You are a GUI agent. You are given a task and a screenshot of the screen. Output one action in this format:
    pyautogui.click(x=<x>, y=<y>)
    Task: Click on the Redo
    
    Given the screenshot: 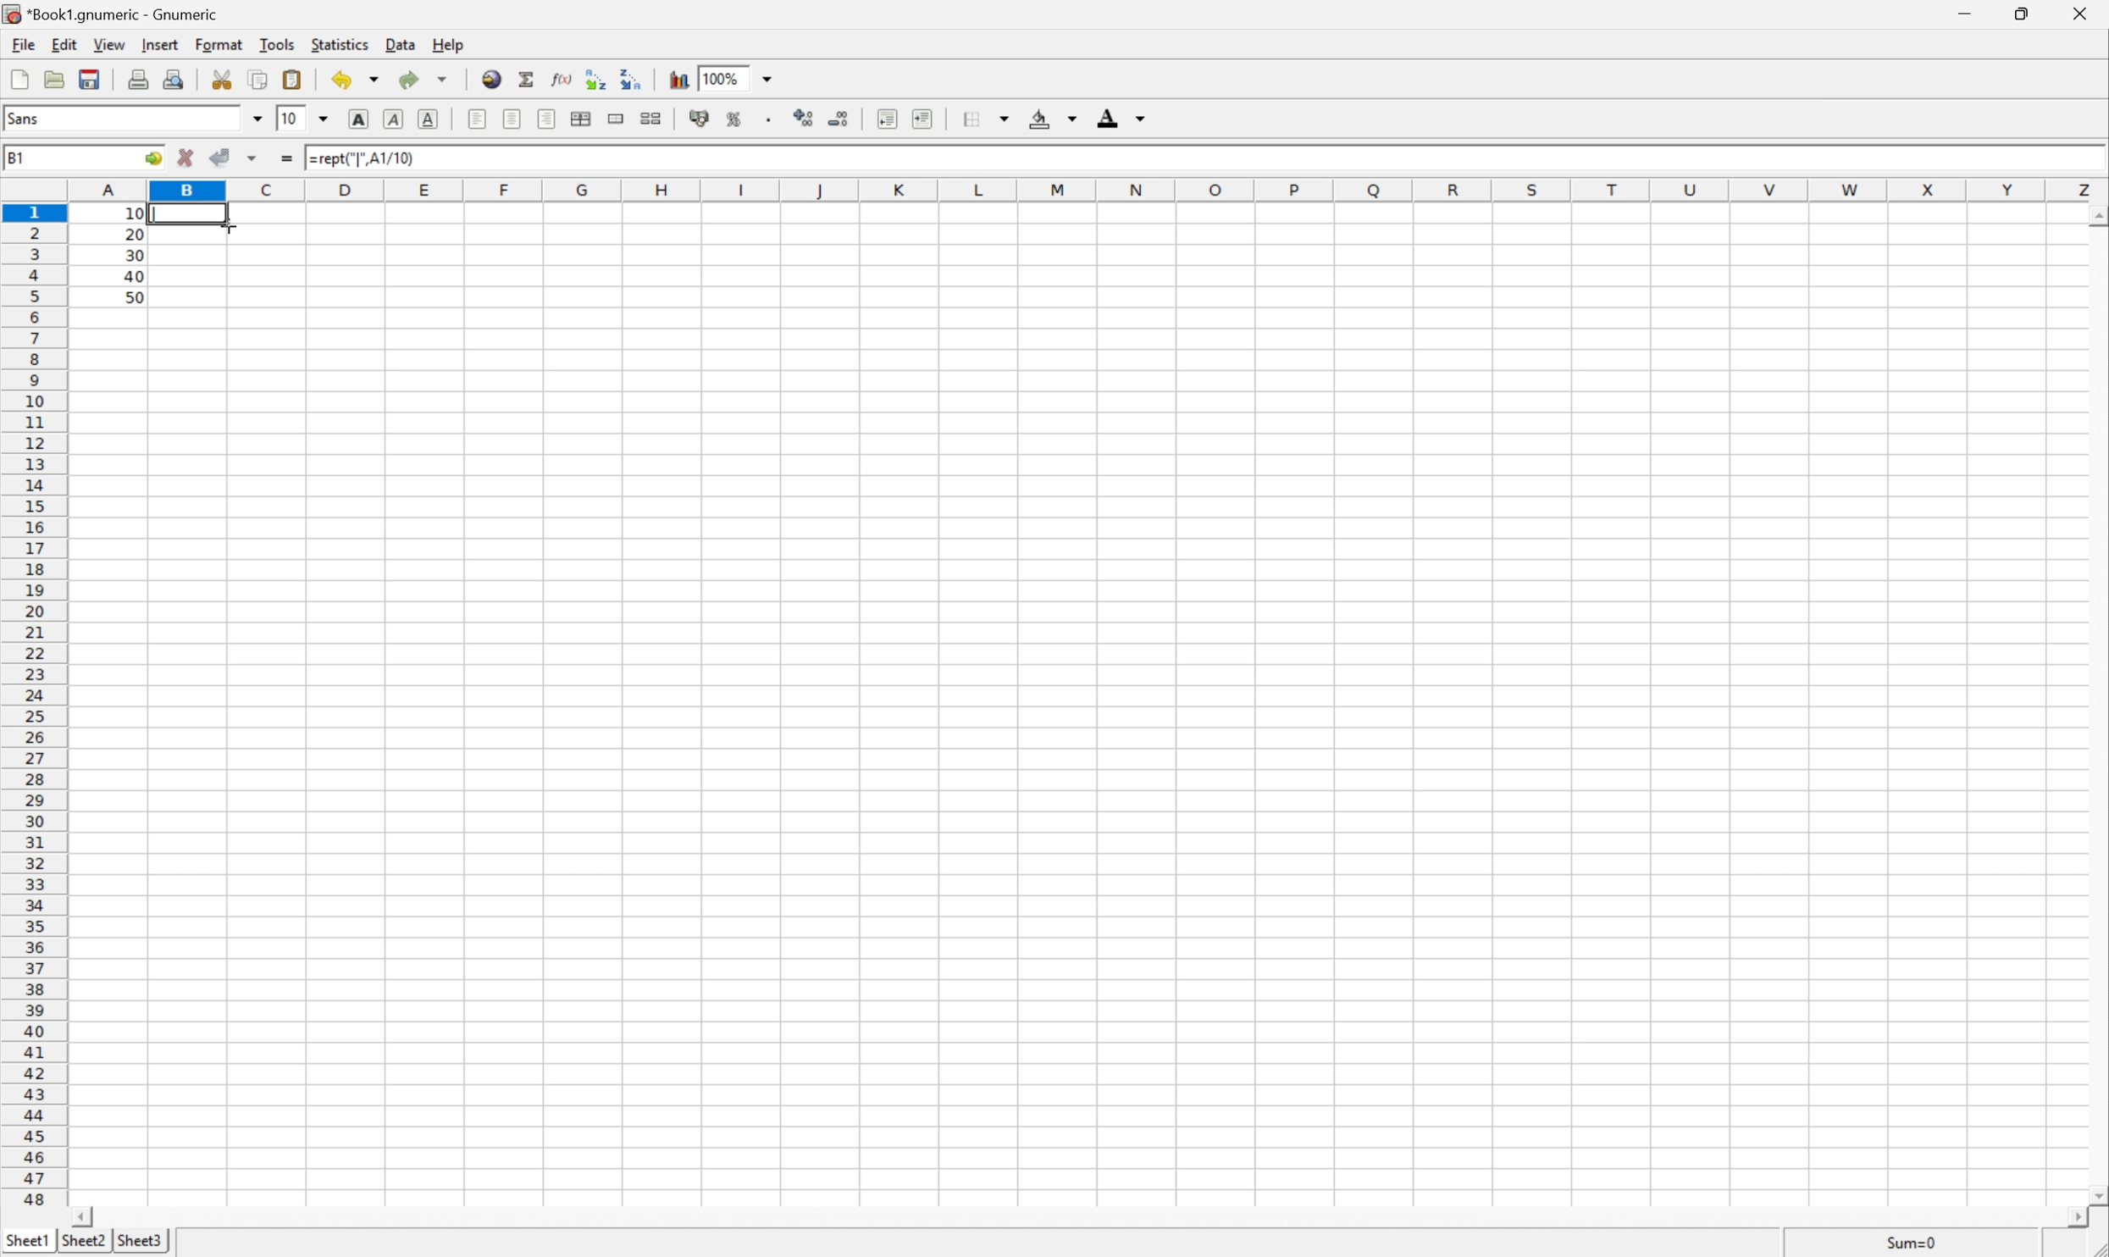 What is the action you would take?
    pyautogui.click(x=422, y=80)
    